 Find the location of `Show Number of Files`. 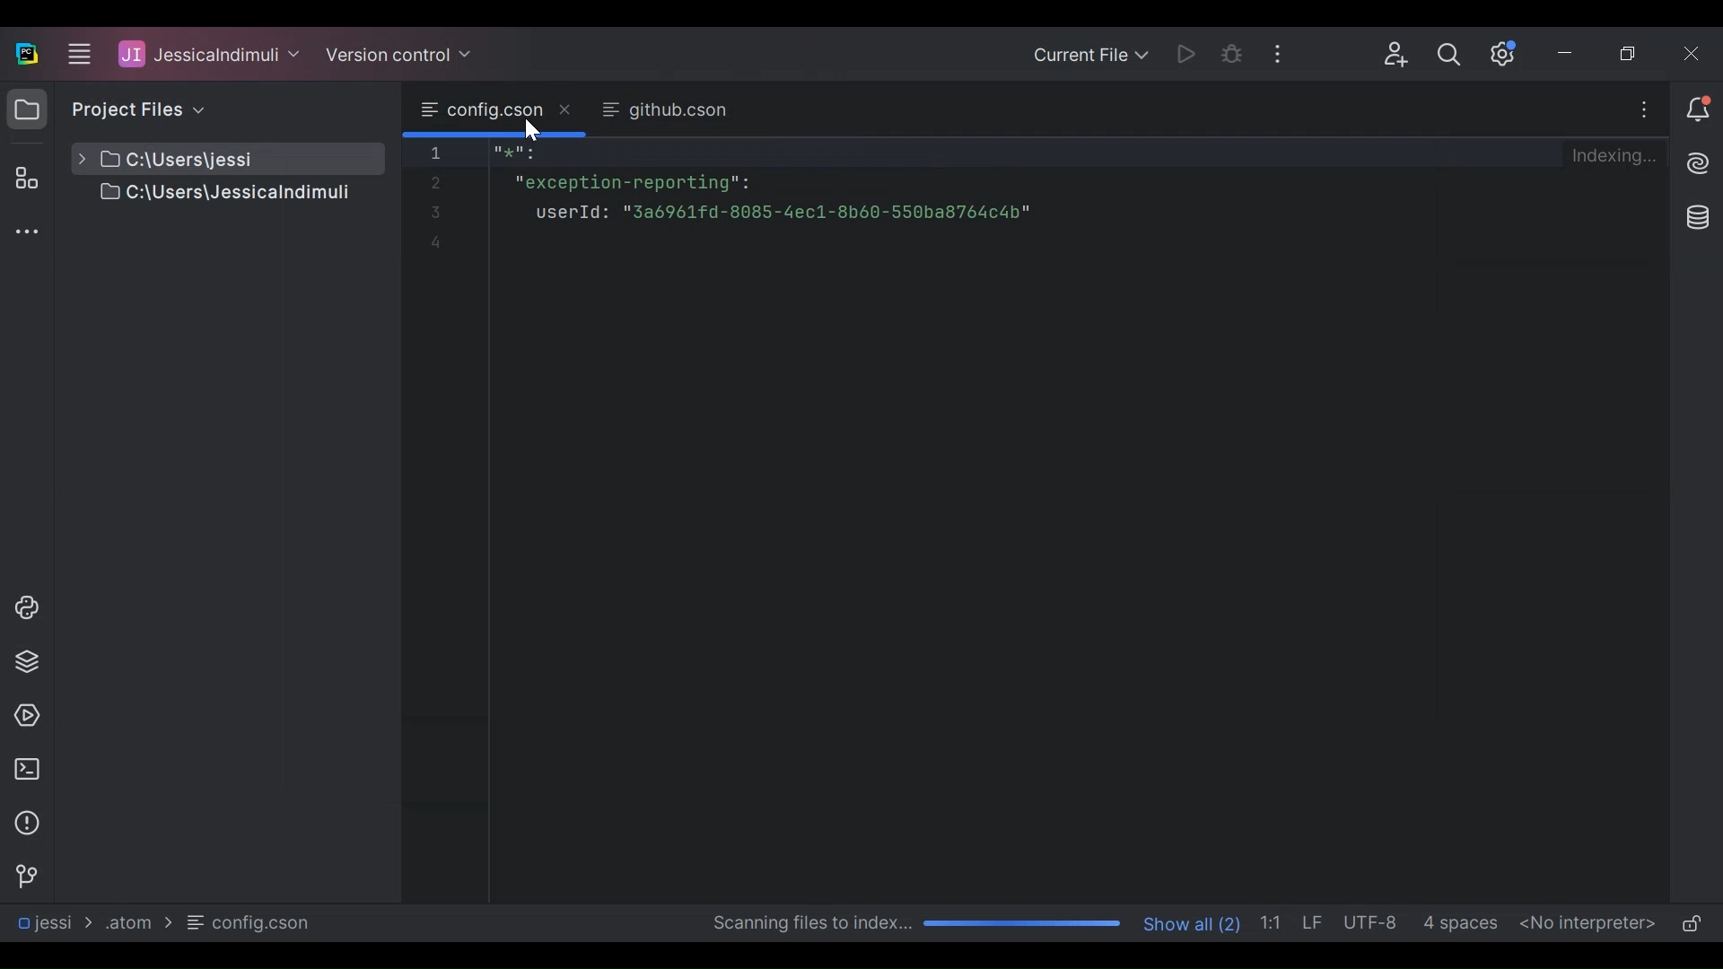

Show Number of Files is located at coordinates (1194, 921).